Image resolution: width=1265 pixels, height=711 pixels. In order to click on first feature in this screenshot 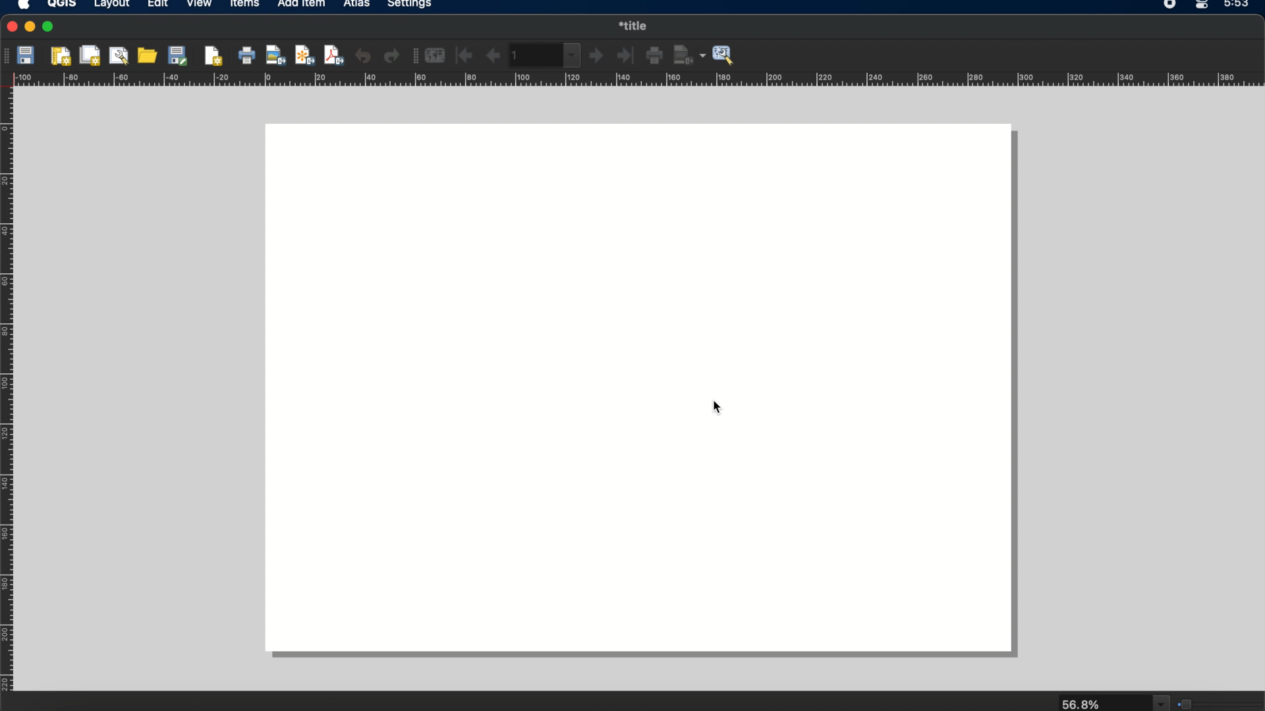, I will do `click(464, 55)`.